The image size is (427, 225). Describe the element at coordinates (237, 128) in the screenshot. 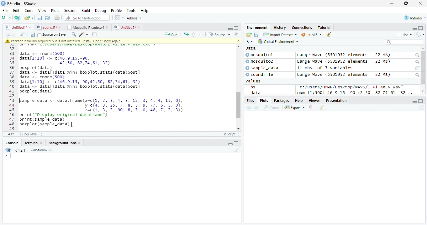

I see `scroll down` at that location.